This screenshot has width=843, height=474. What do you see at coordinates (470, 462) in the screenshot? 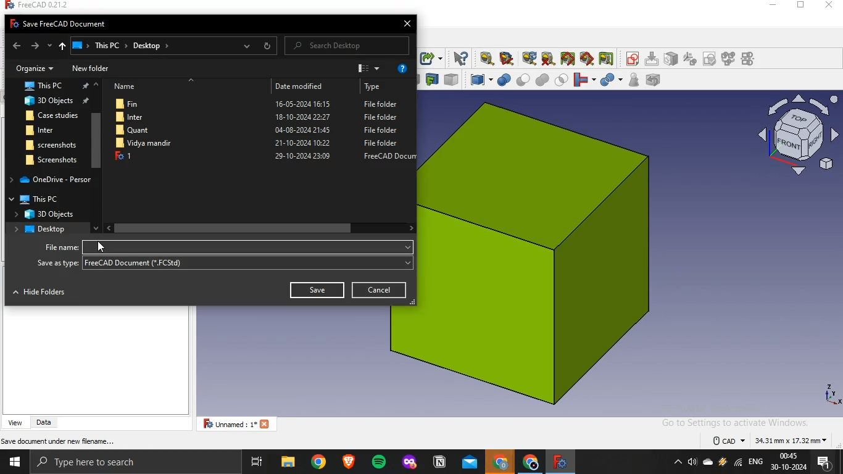
I see `outlook` at bounding box center [470, 462].